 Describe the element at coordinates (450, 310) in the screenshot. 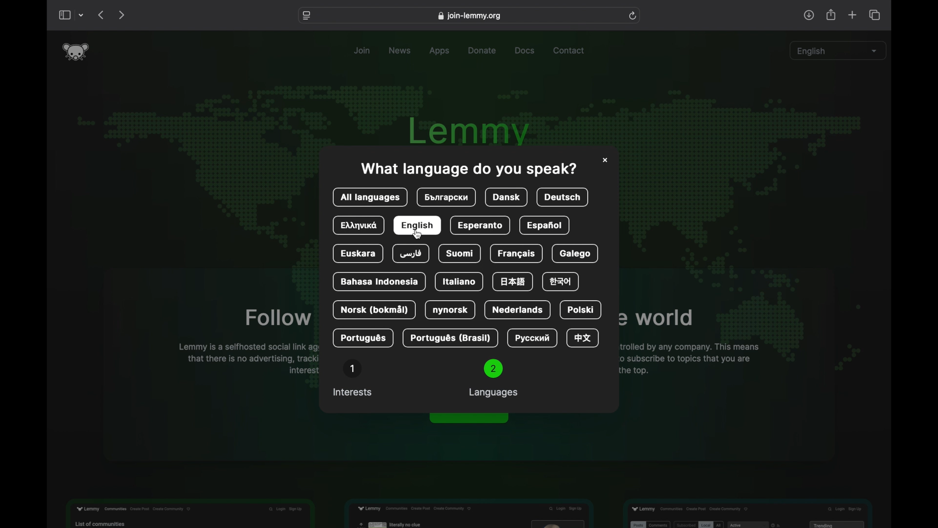

I see `nynorsk` at that location.